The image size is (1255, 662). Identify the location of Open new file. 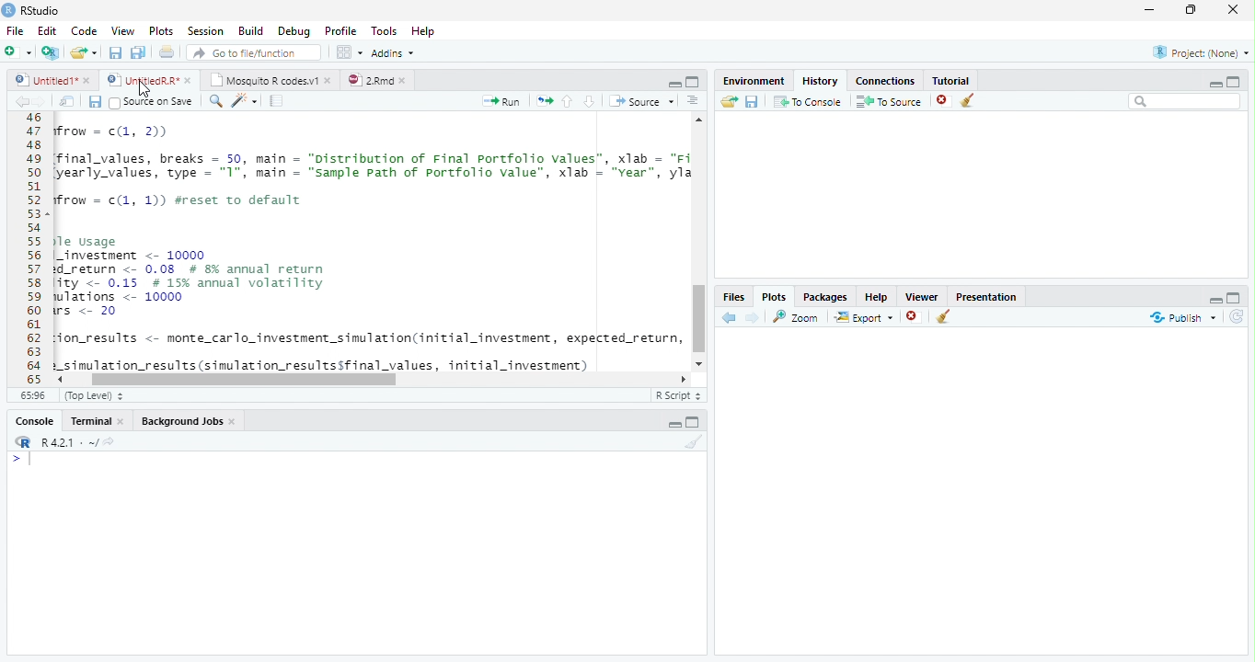
(17, 51).